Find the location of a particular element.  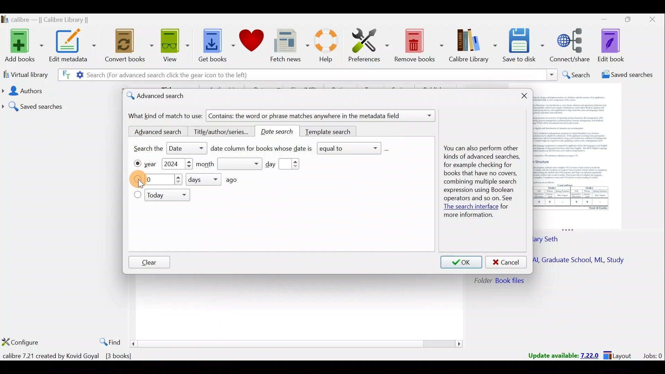

Minimize is located at coordinates (600, 19).